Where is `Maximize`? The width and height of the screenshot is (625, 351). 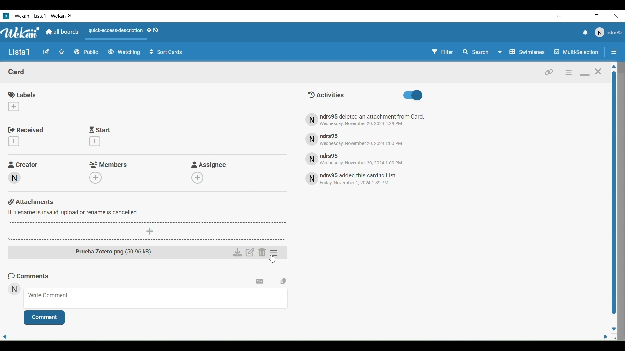 Maximize is located at coordinates (599, 16).